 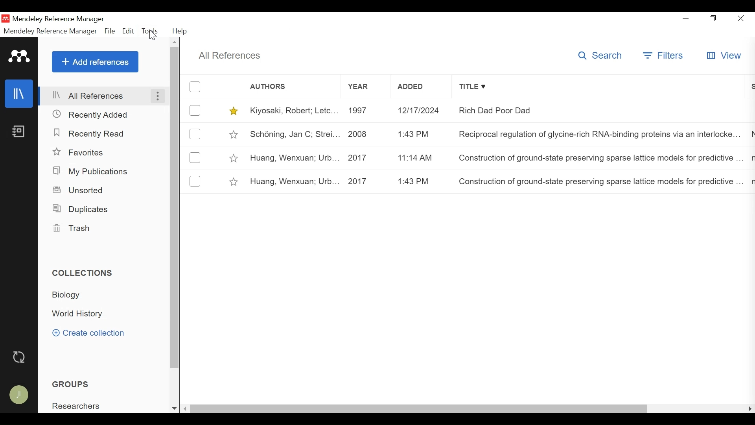 What do you see at coordinates (93, 114) in the screenshot?
I see `Recently Added` at bounding box center [93, 114].